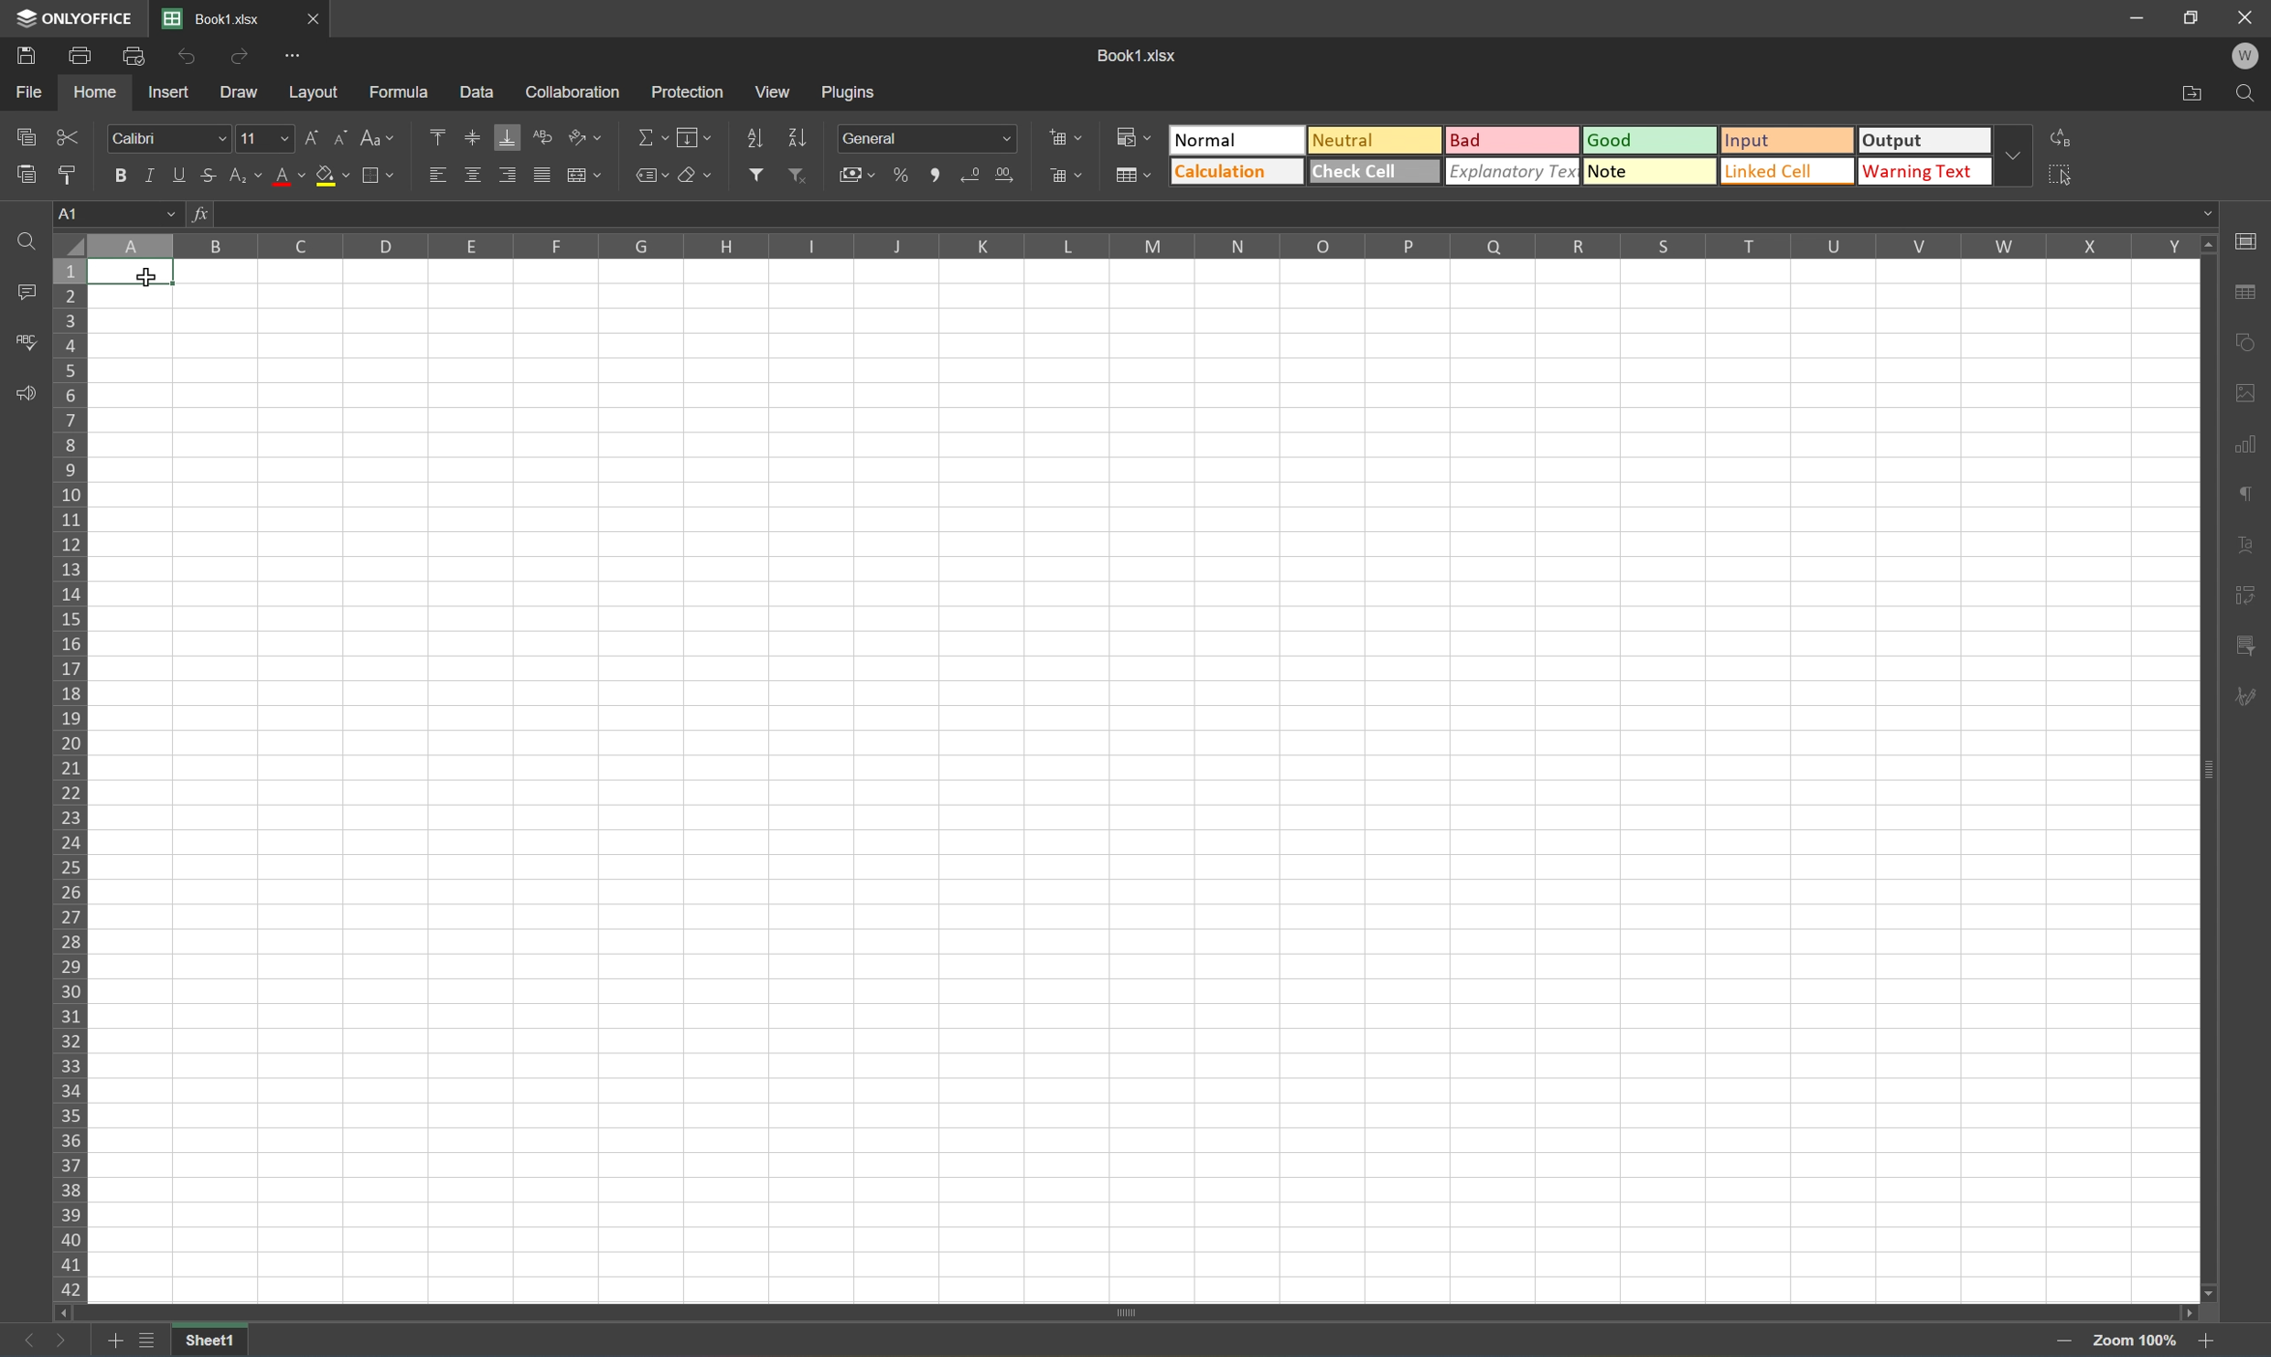  Describe the element at coordinates (797, 136) in the screenshot. I see `Sort descending` at that location.